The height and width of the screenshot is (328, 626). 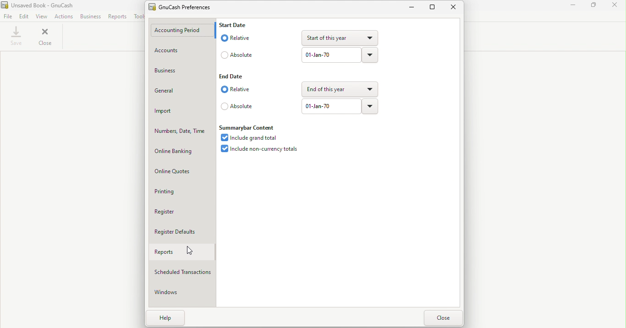 I want to click on Online Quotes, so click(x=180, y=172).